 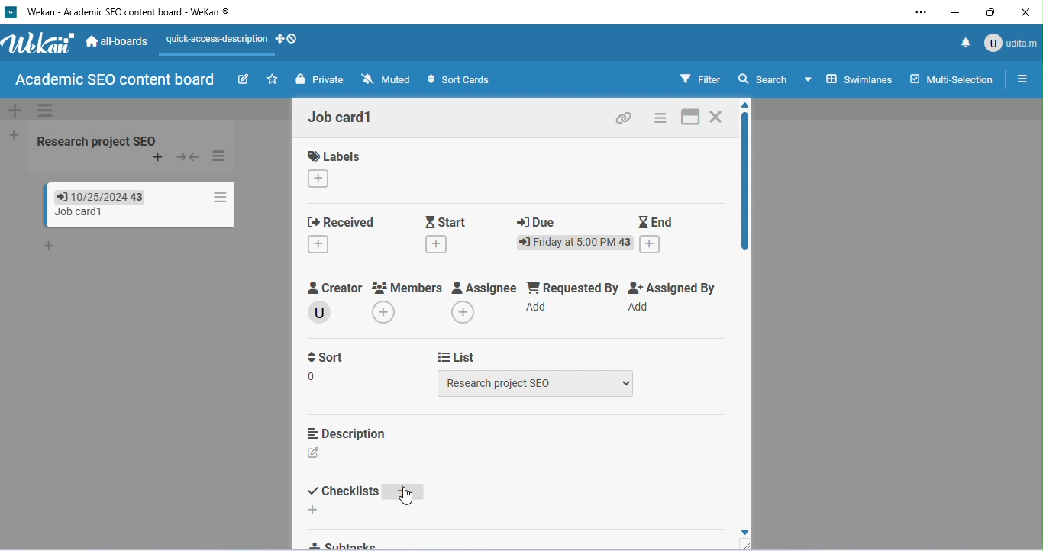 I want to click on all-boards, so click(x=117, y=40).